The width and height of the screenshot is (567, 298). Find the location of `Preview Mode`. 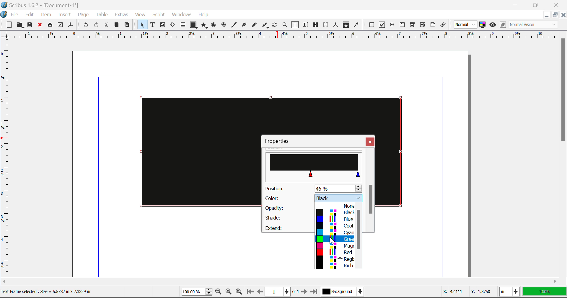

Preview Mode is located at coordinates (493, 25).